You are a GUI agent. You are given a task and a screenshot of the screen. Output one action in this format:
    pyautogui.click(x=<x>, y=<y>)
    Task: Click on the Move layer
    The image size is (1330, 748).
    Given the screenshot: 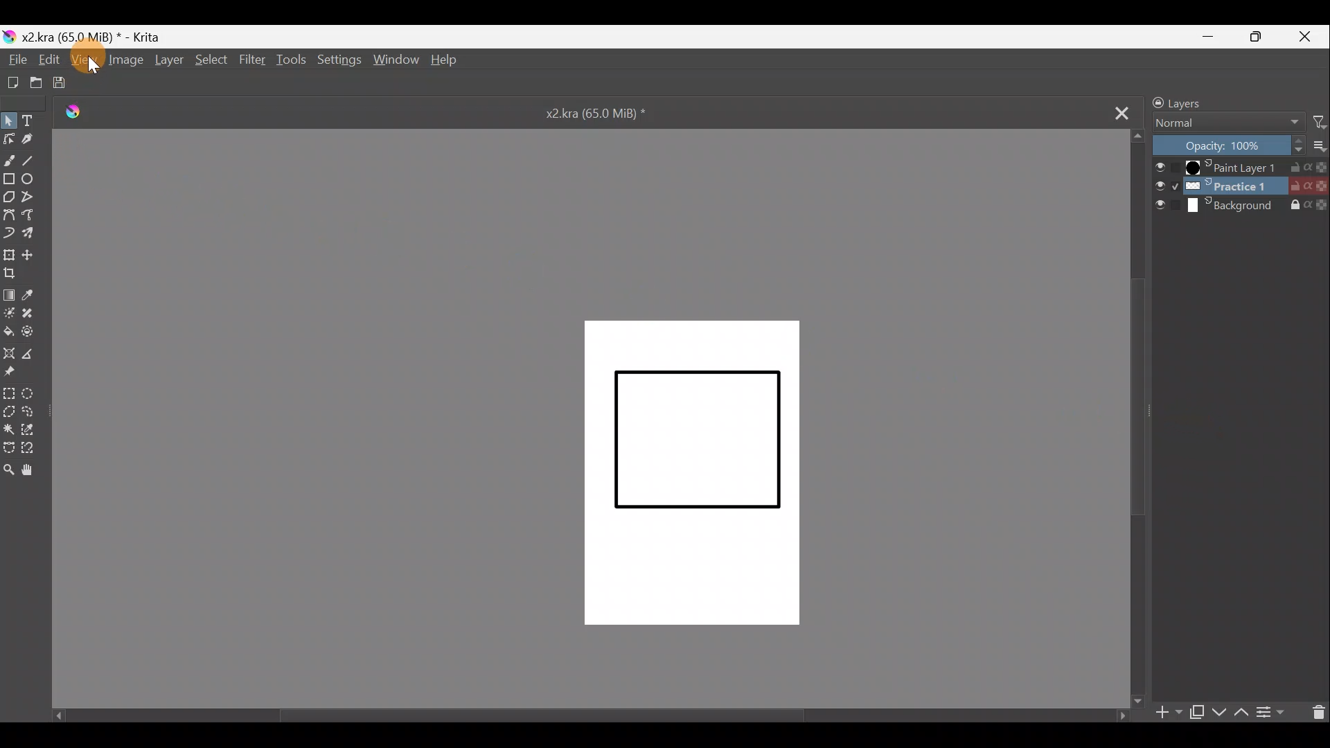 What is the action you would take?
    pyautogui.click(x=34, y=253)
    